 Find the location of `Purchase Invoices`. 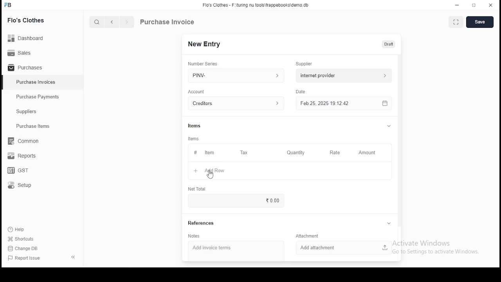

Purchase Invoices is located at coordinates (37, 82).